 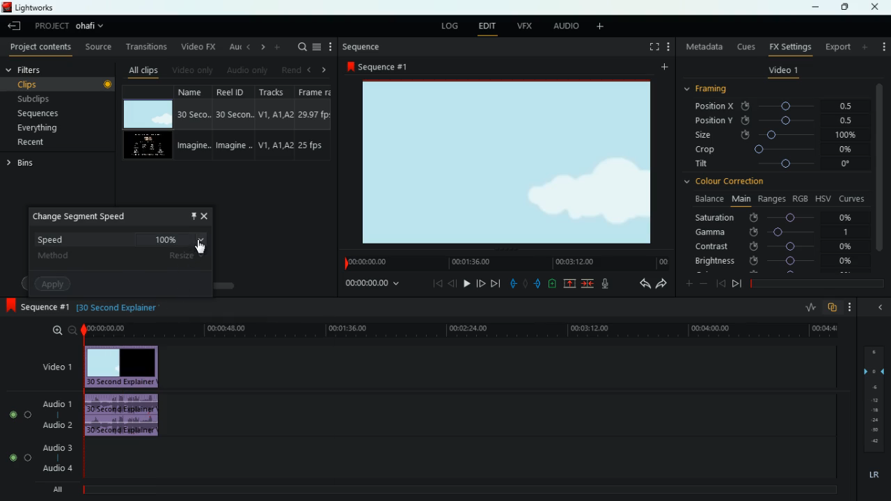 I want to click on lightworks, so click(x=45, y=7).